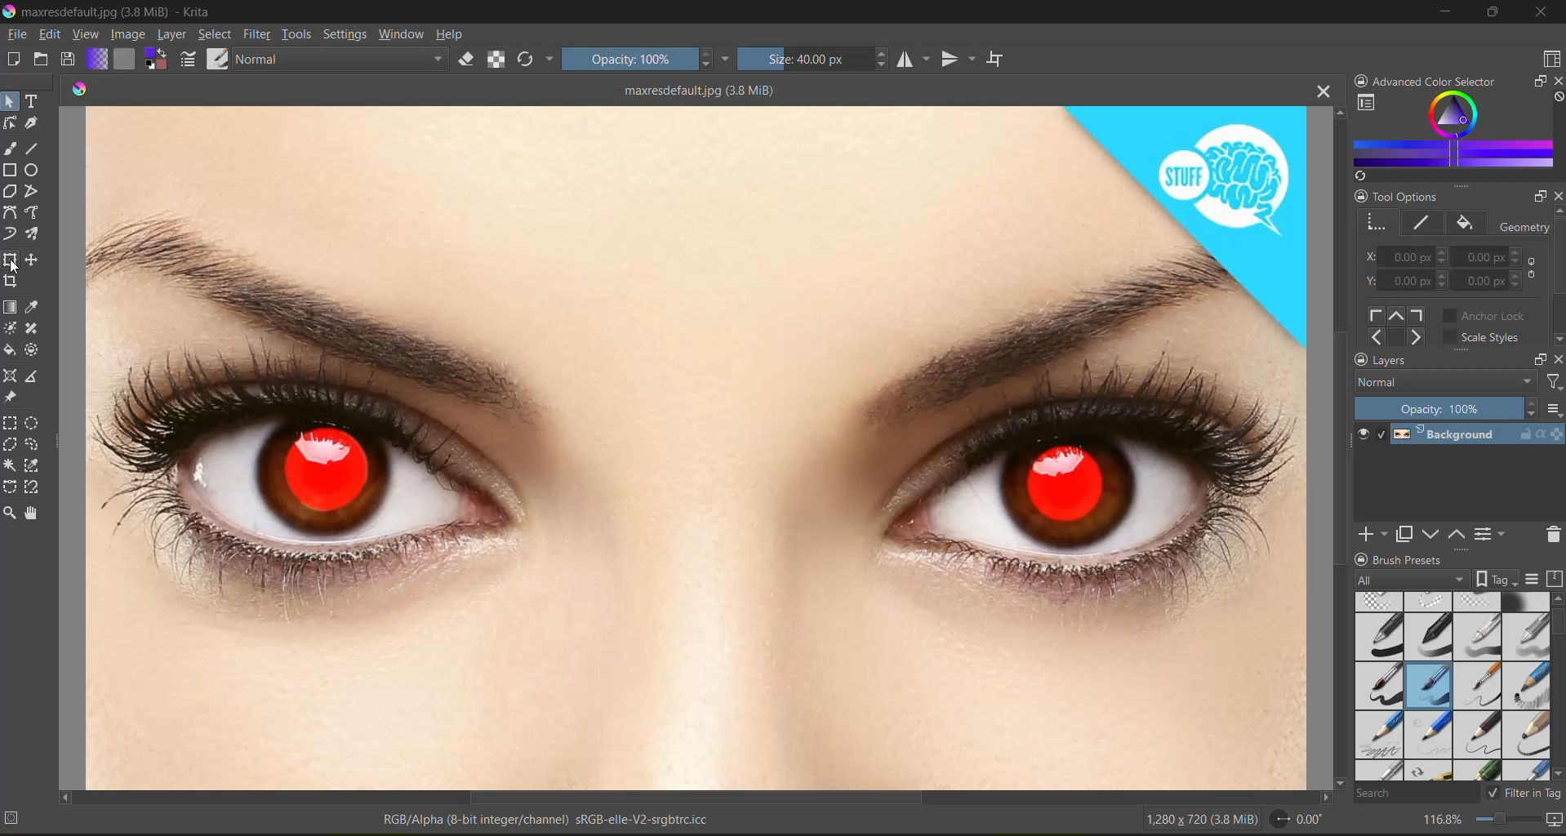 This screenshot has height=836, width=1566. What do you see at coordinates (998, 57) in the screenshot?
I see `wrap around mode` at bounding box center [998, 57].